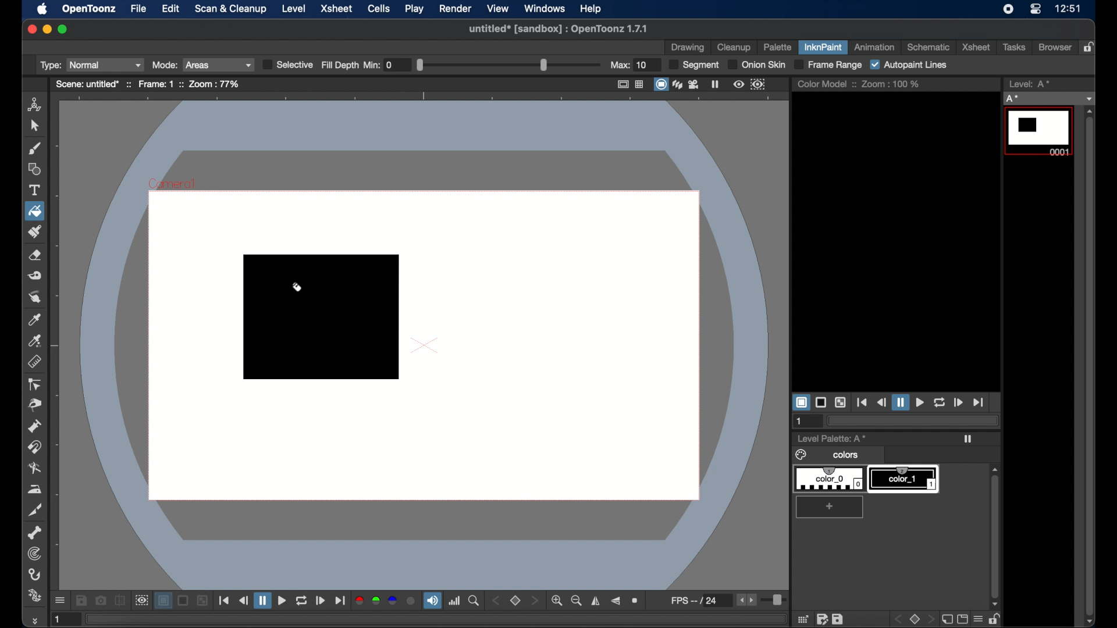 This screenshot has width=1117, height=628. Describe the element at coordinates (34, 126) in the screenshot. I see `cursor tool` at that location.